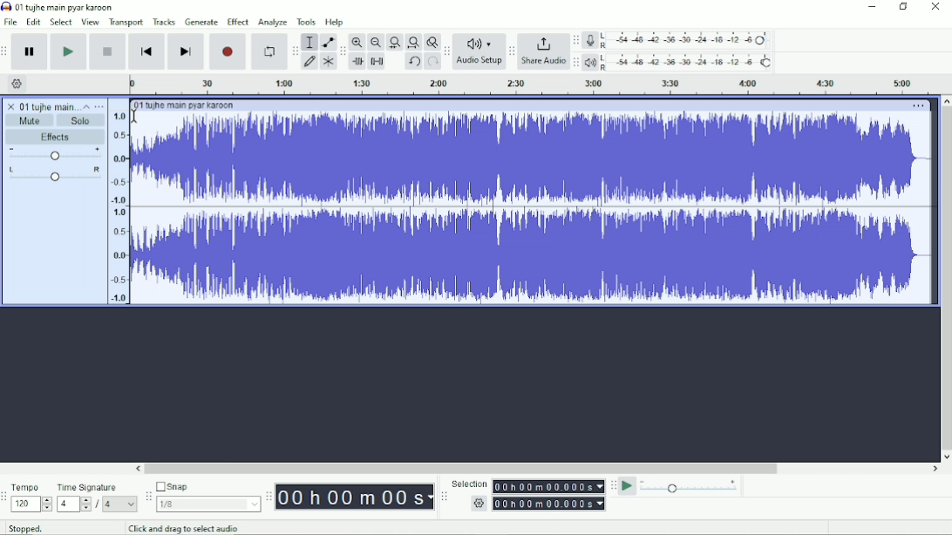  I want to click on Pan, so click(55, 174).